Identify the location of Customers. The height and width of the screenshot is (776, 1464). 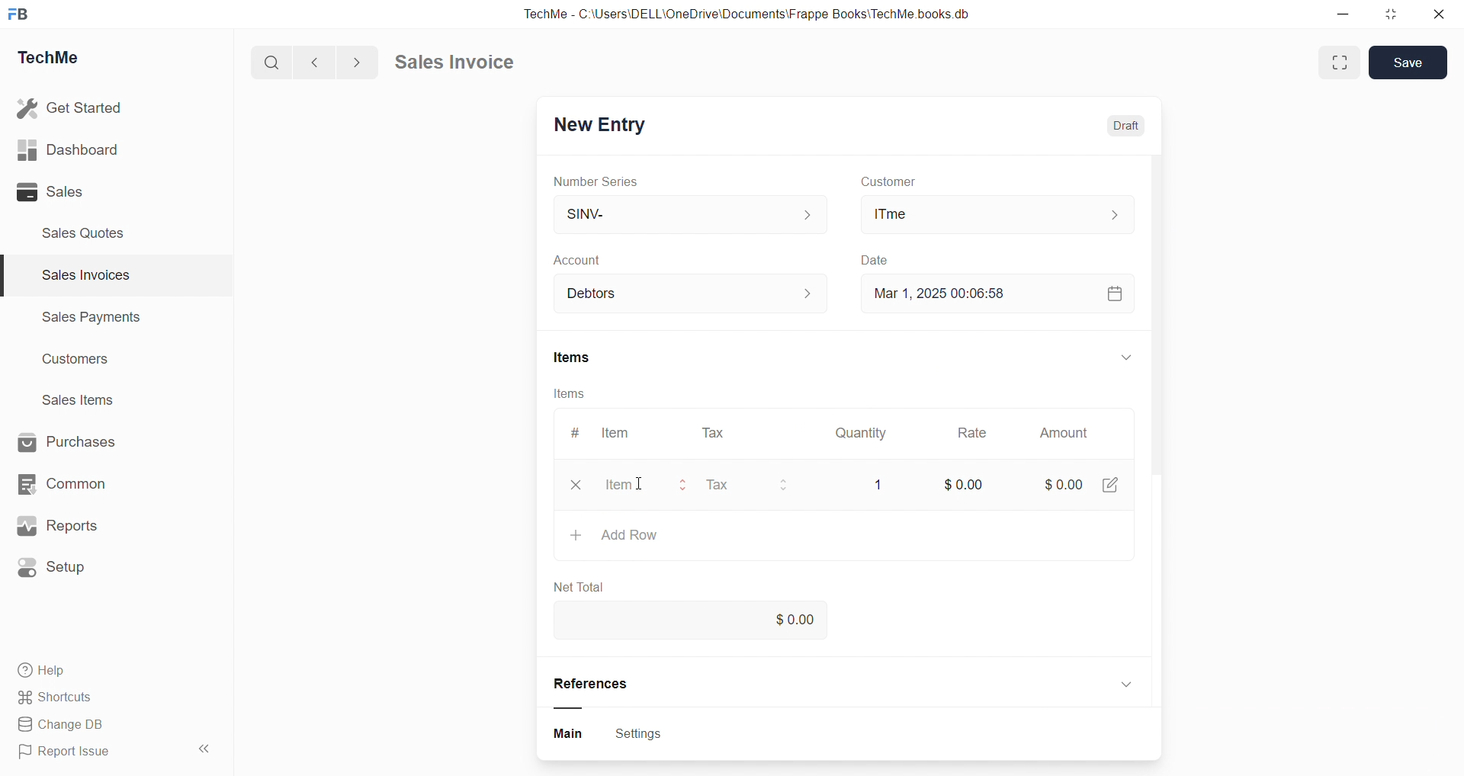
(84, 363).